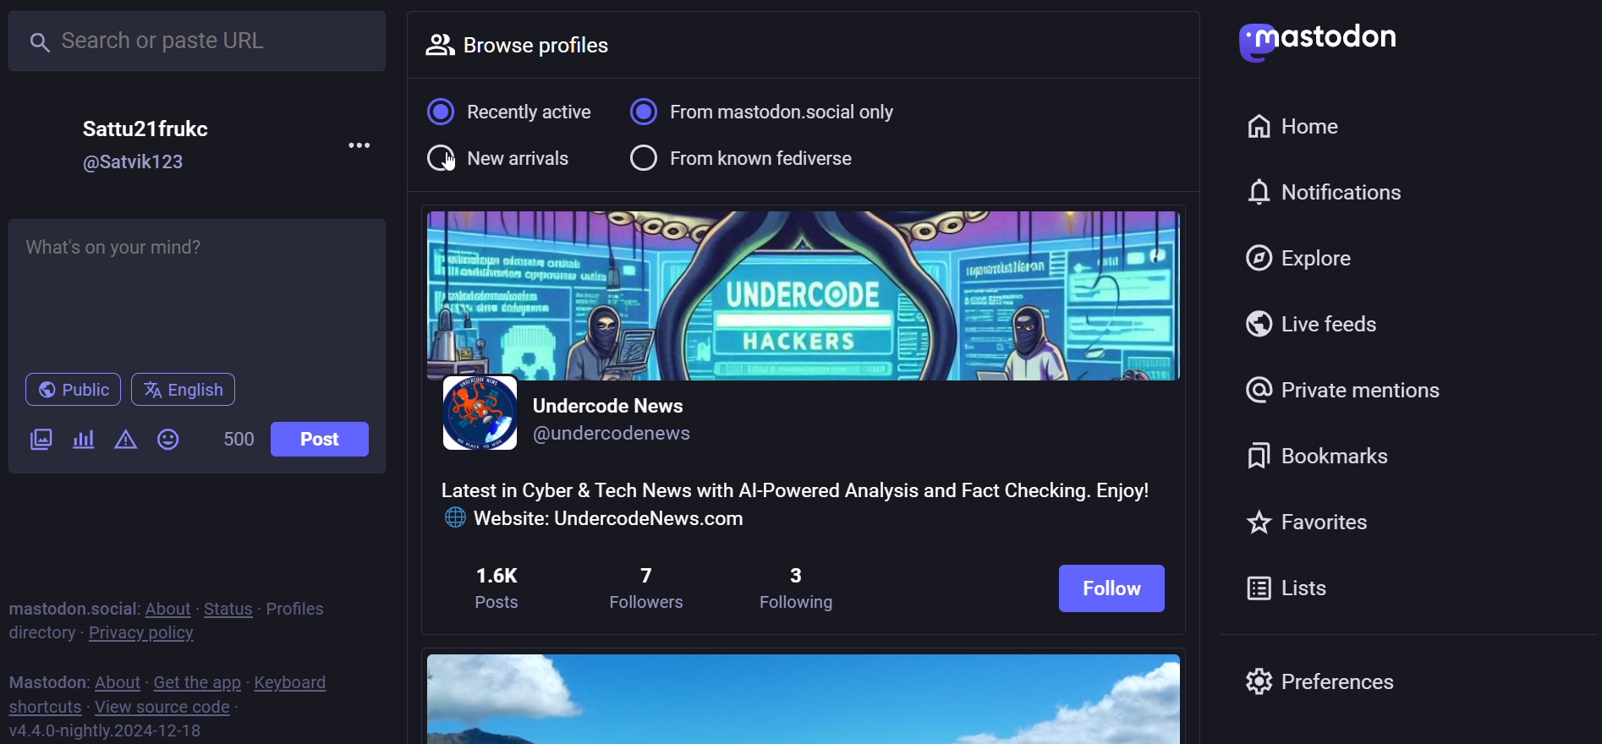 Image resolution: width=1602 pixels, height=744 pixels. Describe the element at coordinates (105, 732) in the screenshot. I see `v4.4.0-nightly.2024-12-18` at that location.